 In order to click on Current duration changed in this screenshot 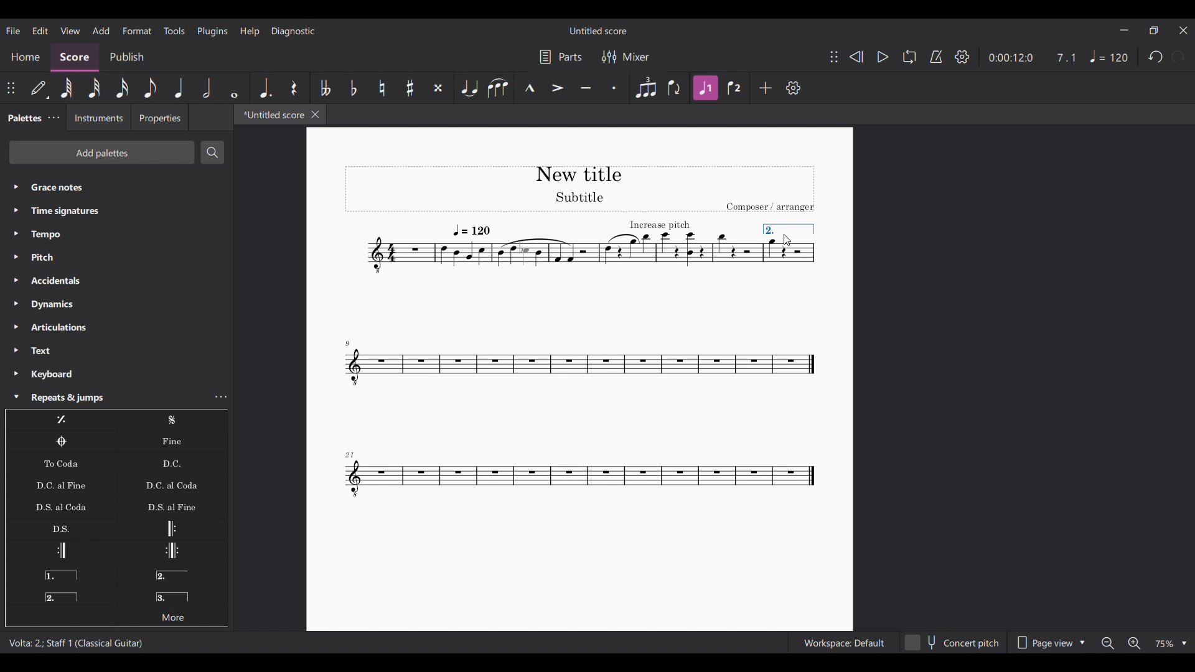, I will do `click(1011, 58)`.